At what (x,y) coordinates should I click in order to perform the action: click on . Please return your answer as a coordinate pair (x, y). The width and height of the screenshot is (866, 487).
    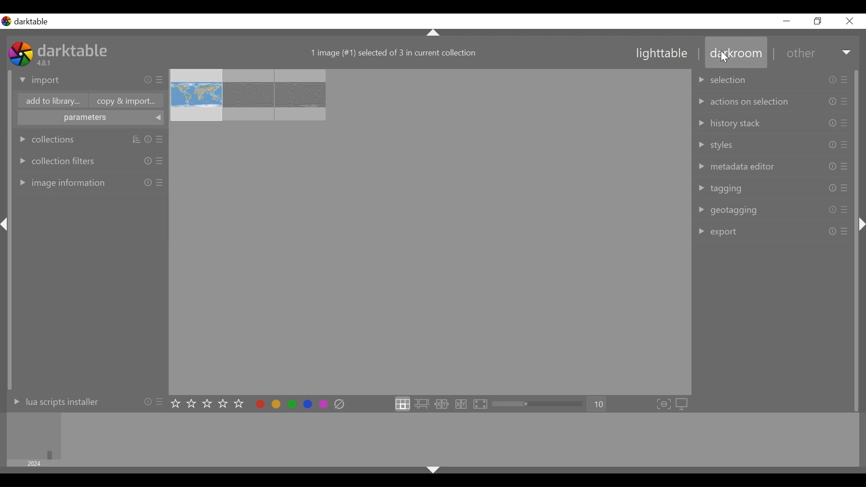
    Looking at the image, I should click on (860, 232).